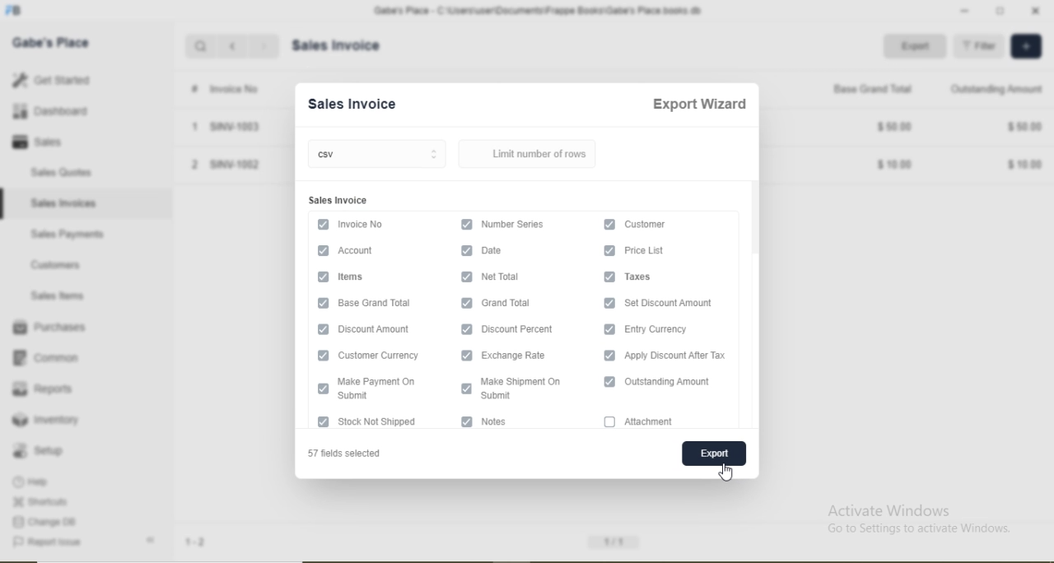 Image resolution: width=1054 pixels, height=563 pixels. What do you see at coordinates (355, 277) in the screenshot?
I see `Items` at bounding box center [355, 277].